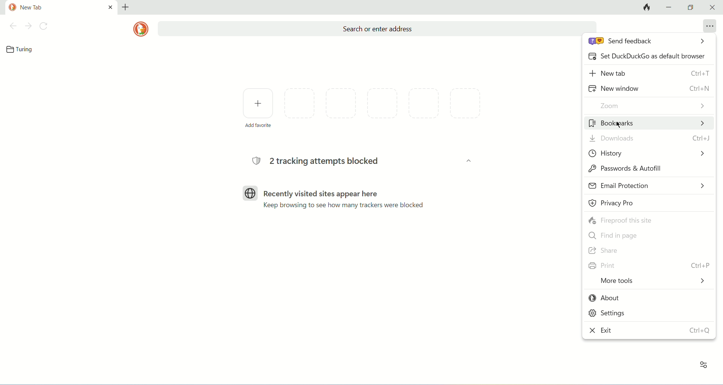 This screenshot has height=385, width=723. Describe the element at coordinates (648, 139) in the screenshot. I see `downloads` at that location.